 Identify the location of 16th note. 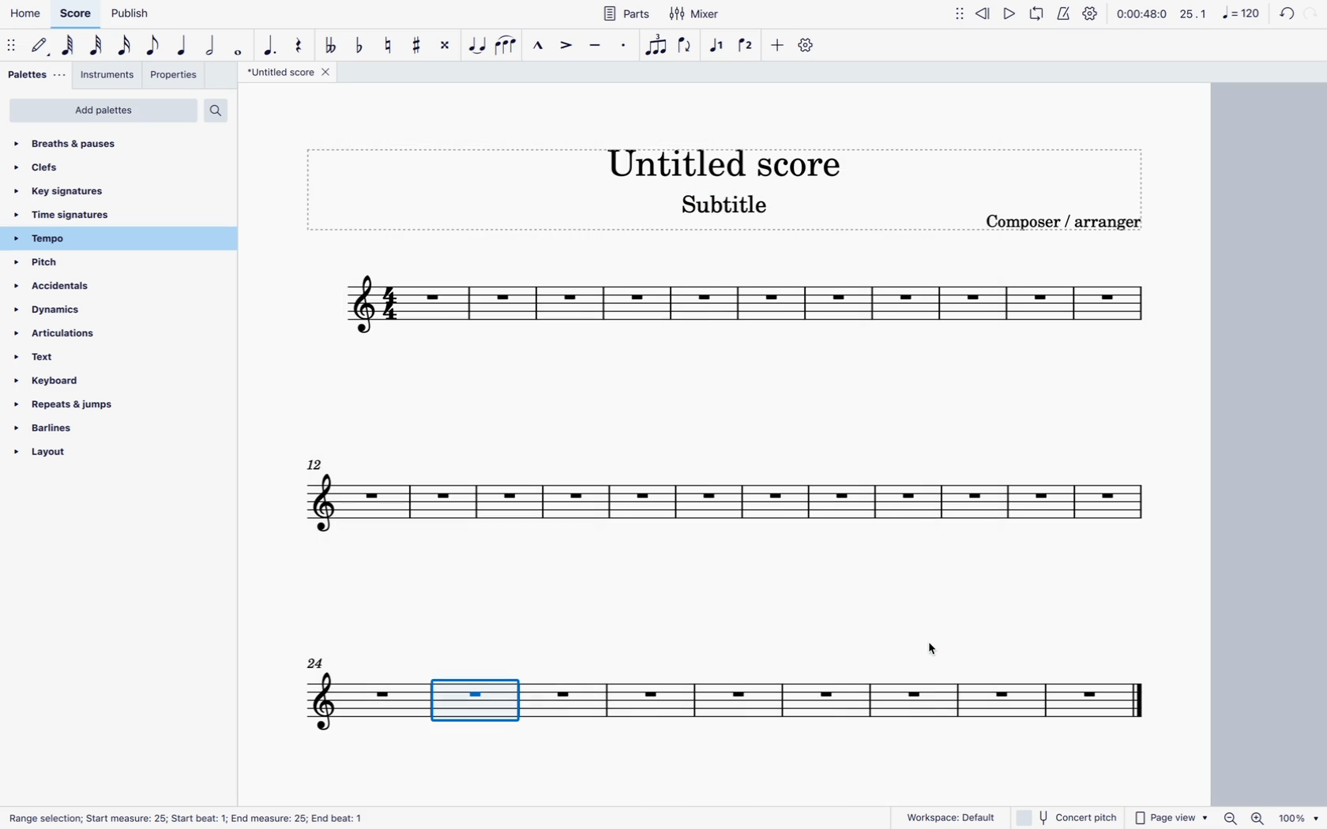
(126, 46).